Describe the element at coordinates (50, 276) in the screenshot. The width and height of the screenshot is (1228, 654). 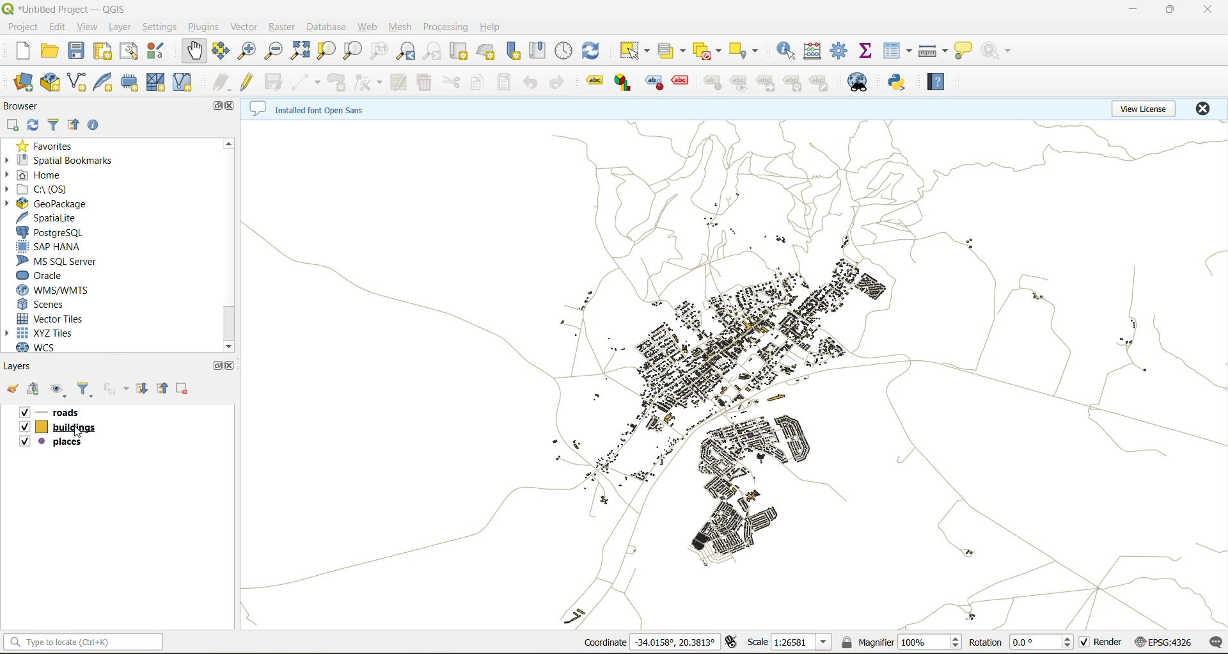
I see `oracle` at that location.